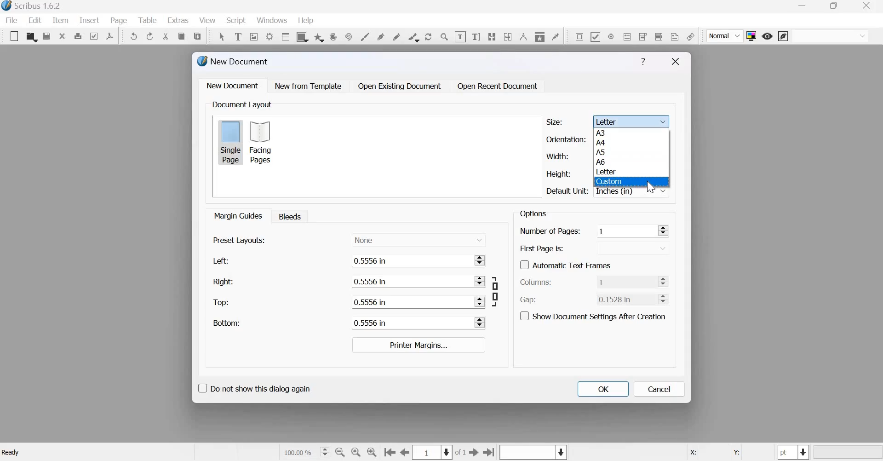  I want to click on Edit, so click(35, 20).